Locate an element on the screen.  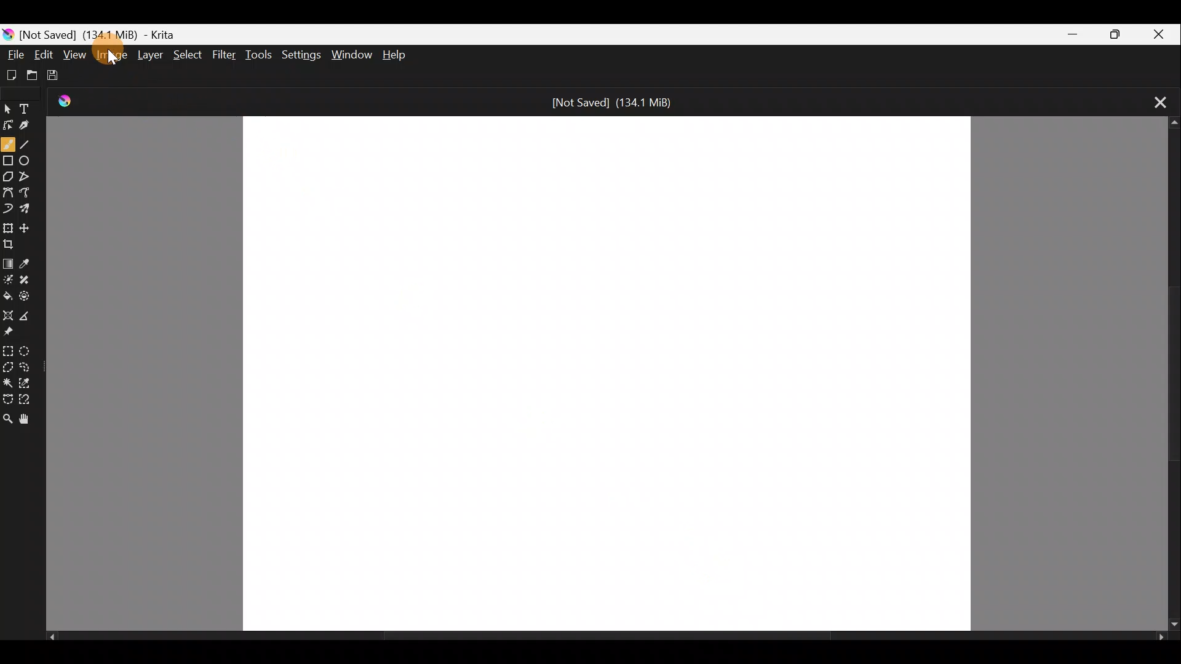
Layer is located at coordinates (152, 57).